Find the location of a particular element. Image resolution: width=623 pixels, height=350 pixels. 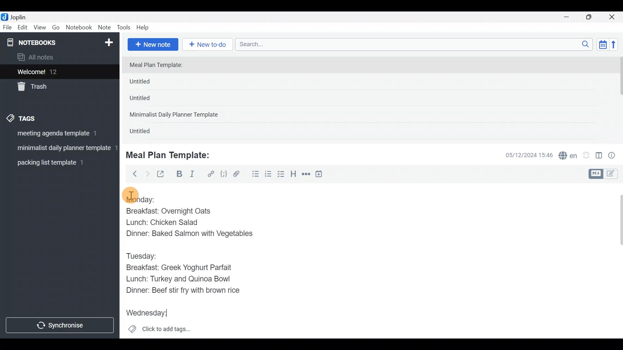

Monday: is located at coordinates (138, 201).